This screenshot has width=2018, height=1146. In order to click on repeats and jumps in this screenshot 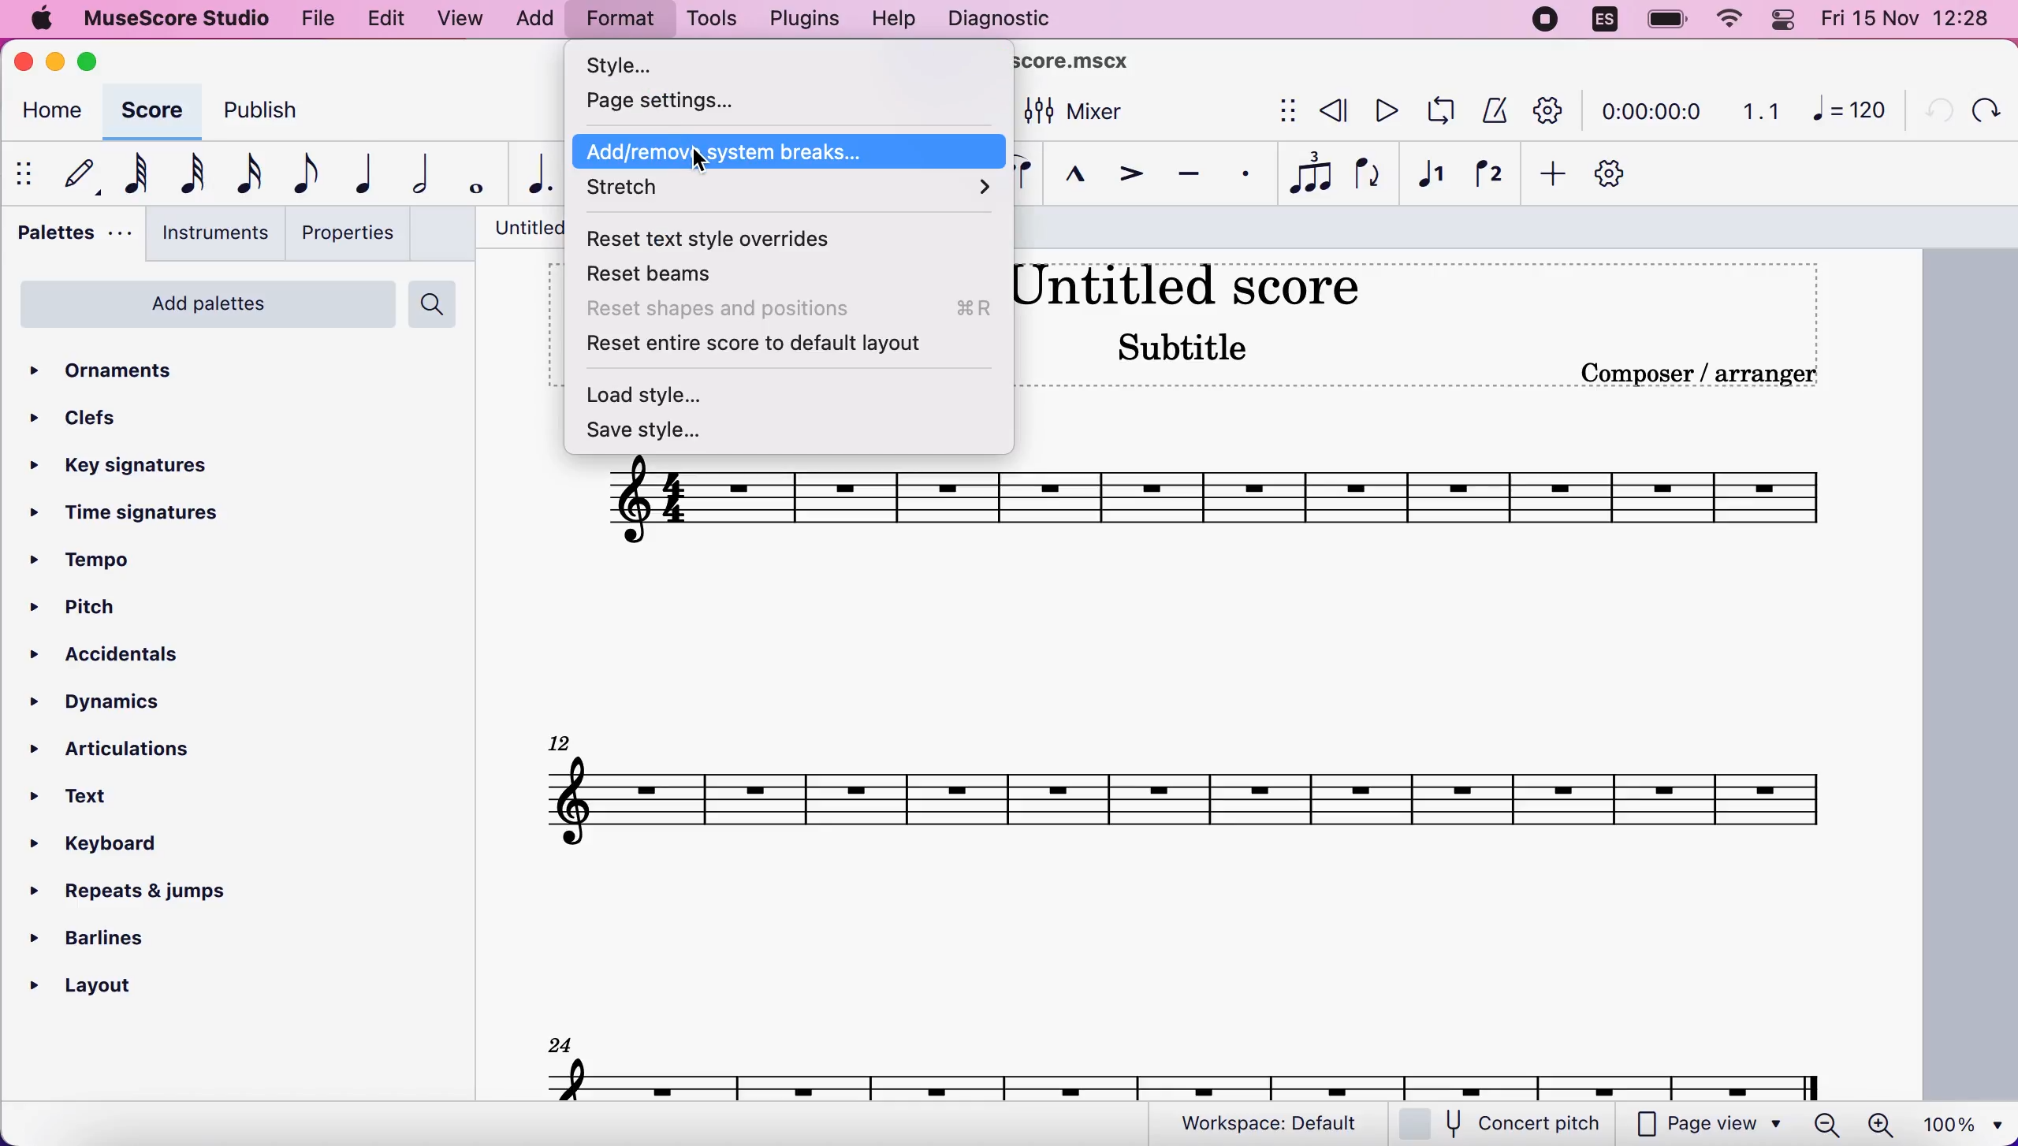, I will do `click(131, 886)`.